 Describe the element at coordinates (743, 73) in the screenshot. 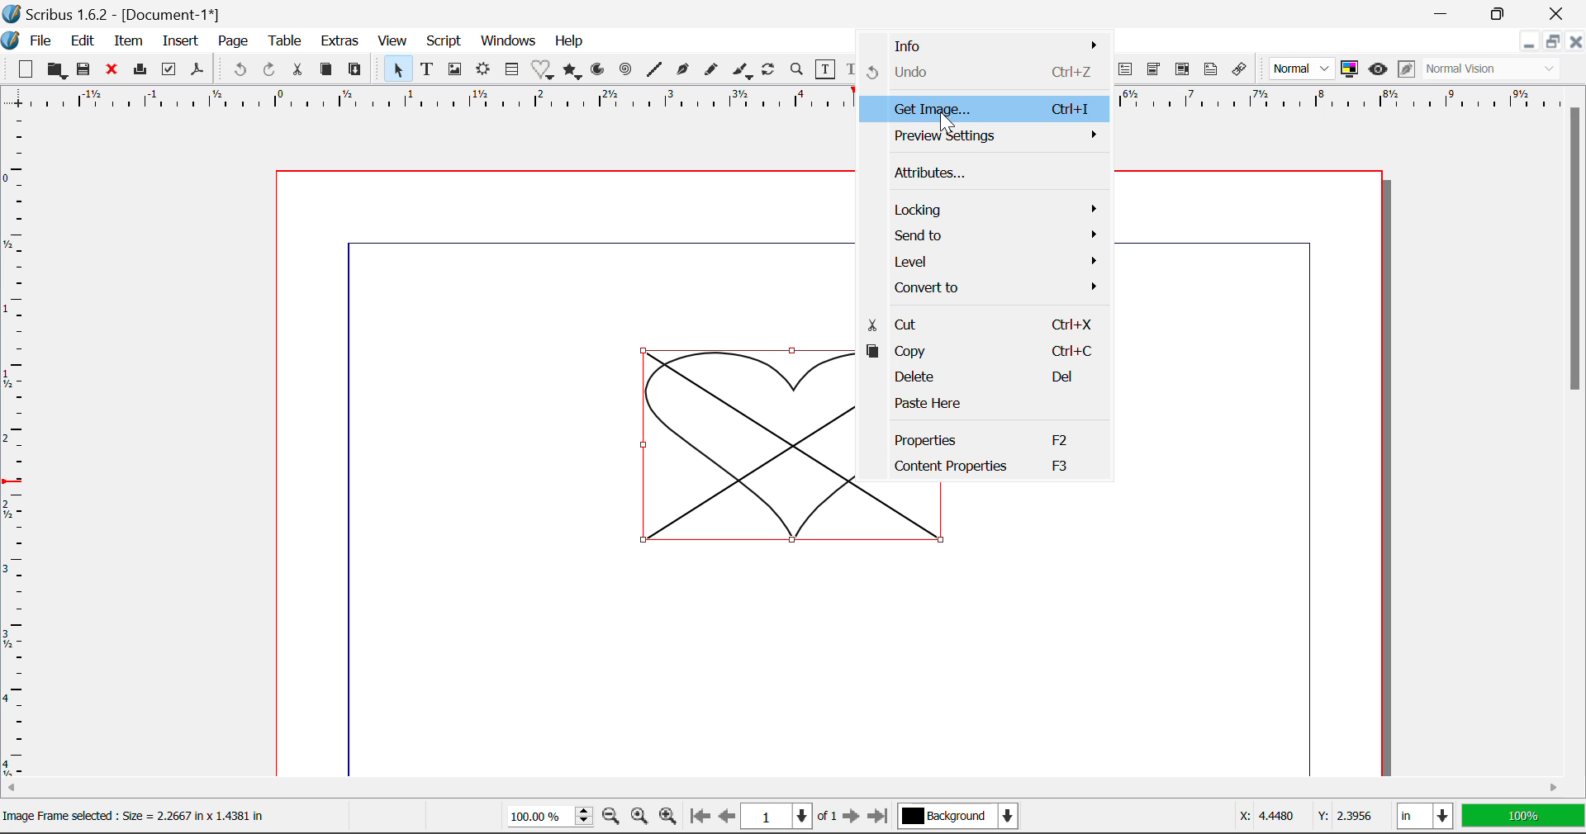

I see `Calligraphic Curve` at that location.